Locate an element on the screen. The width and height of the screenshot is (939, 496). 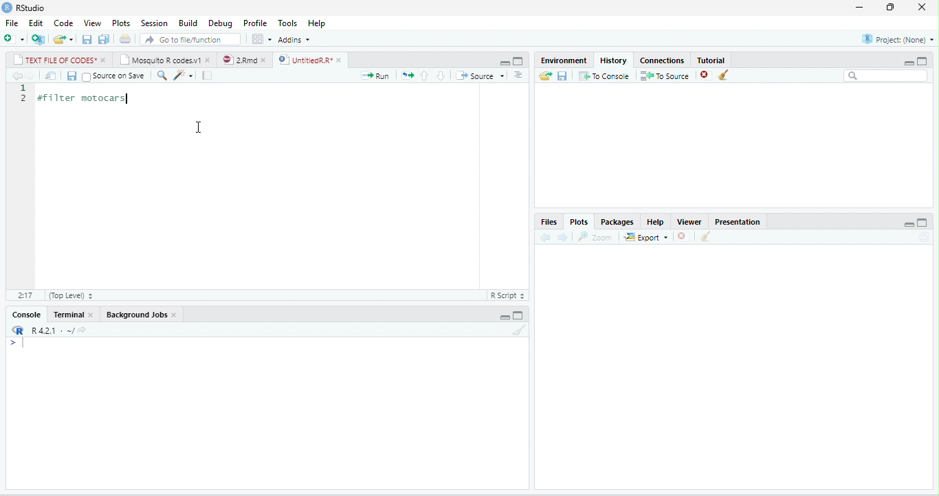
minimize is located at coordinates (505, 317).